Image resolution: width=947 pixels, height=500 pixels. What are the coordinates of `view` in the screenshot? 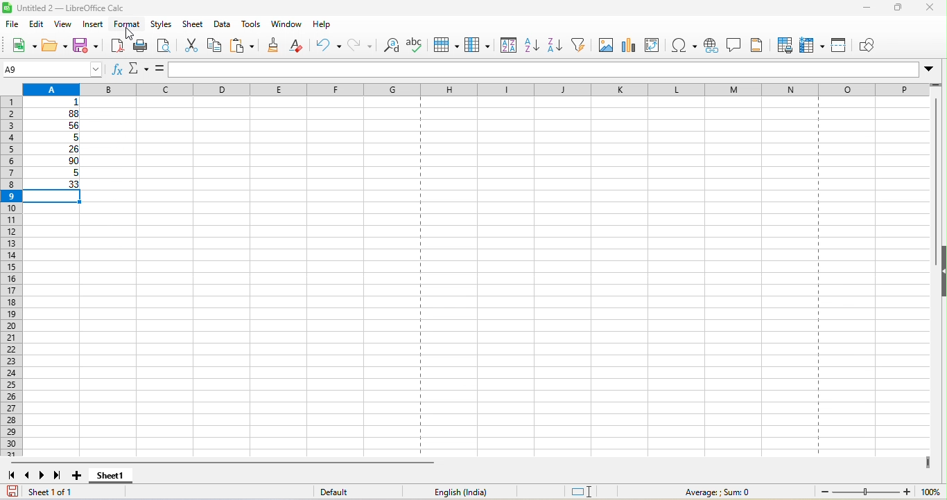 It's located at (67, 24).